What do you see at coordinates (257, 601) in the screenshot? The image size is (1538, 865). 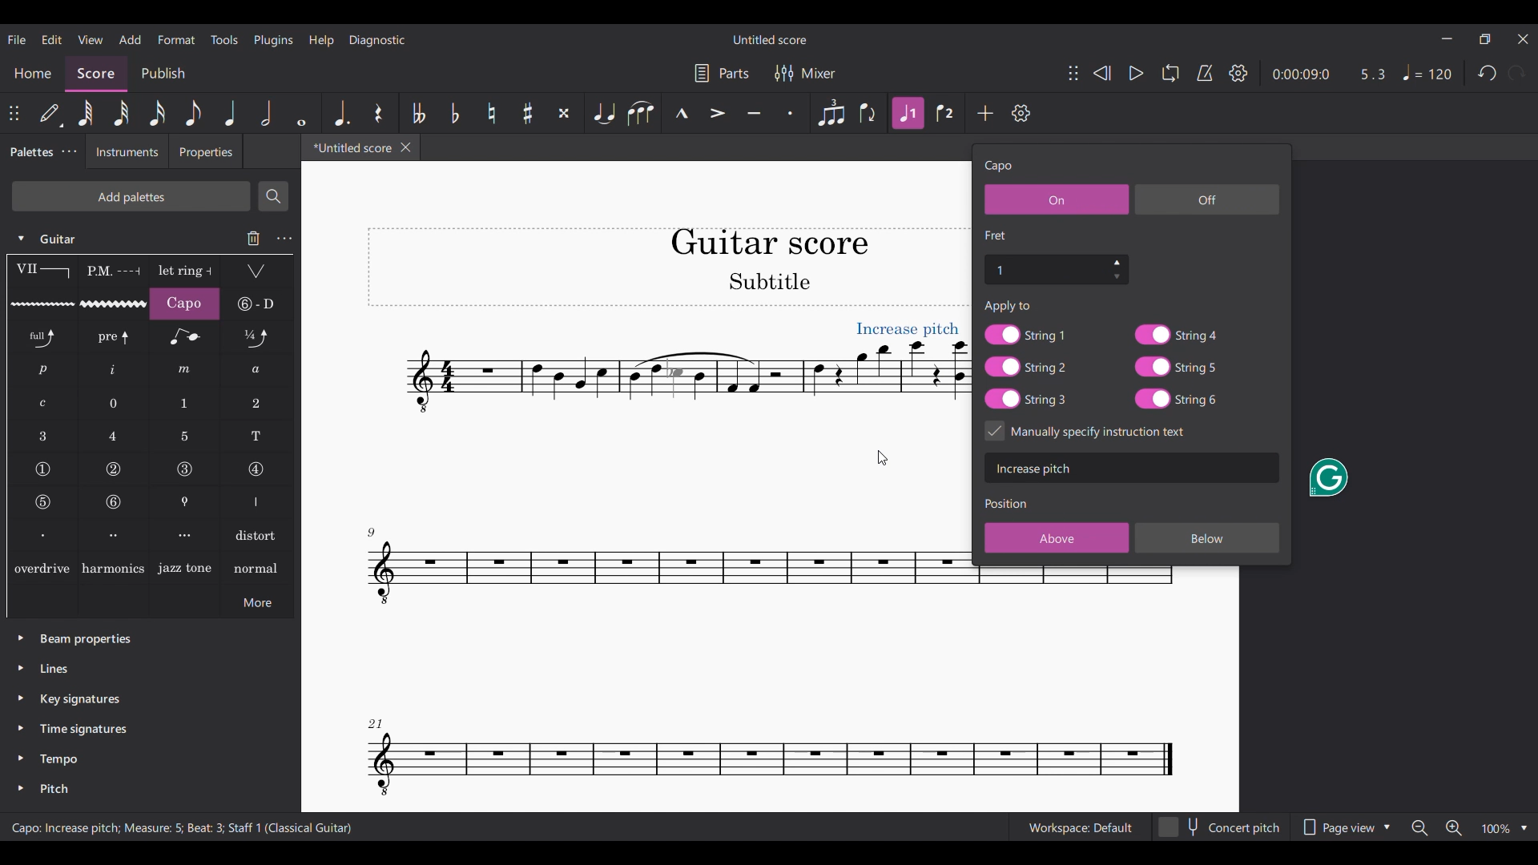 I see `More` at bounding box center [257, 601].